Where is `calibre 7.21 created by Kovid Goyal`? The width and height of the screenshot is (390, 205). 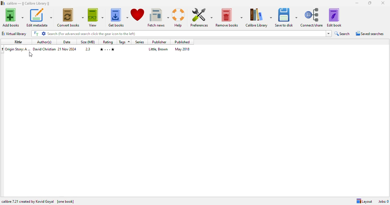 calibre 7.21 created by Kovid Goyal is located at coordinates (28, 201).